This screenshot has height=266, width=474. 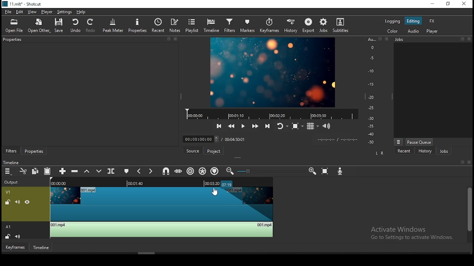 What do you see at coordinates (341, 27) in the screenshot?
I see `subtitles` at bounding box center [341, 27].